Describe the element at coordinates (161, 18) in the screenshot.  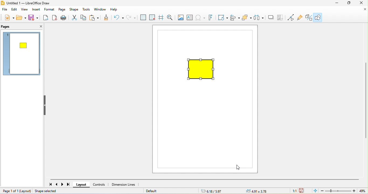
I see `helpline while moving` at that location.